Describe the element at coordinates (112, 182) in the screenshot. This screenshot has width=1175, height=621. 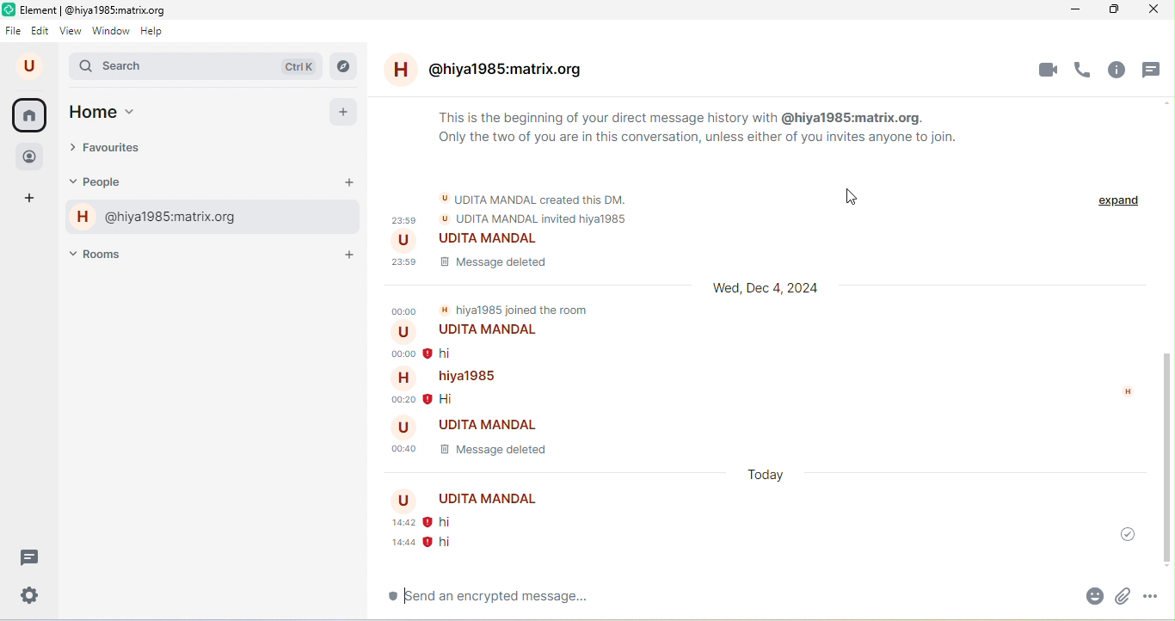
I see `people` at that location.